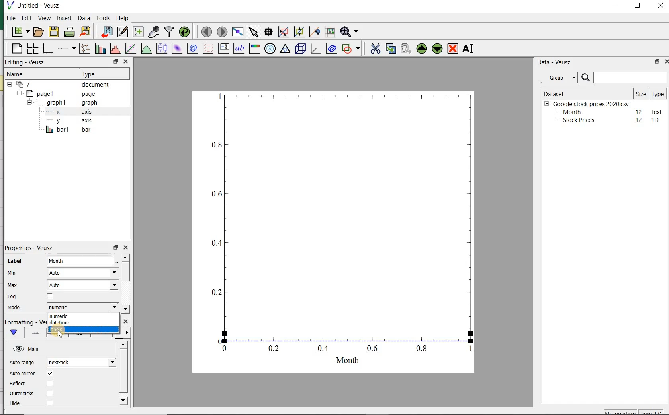 Image resolution: width=669 pixels, height=415 pixels. What do you see at coordinates (337, 230) in the screenshot?
I see `graph` at bounding box center [337, 230].